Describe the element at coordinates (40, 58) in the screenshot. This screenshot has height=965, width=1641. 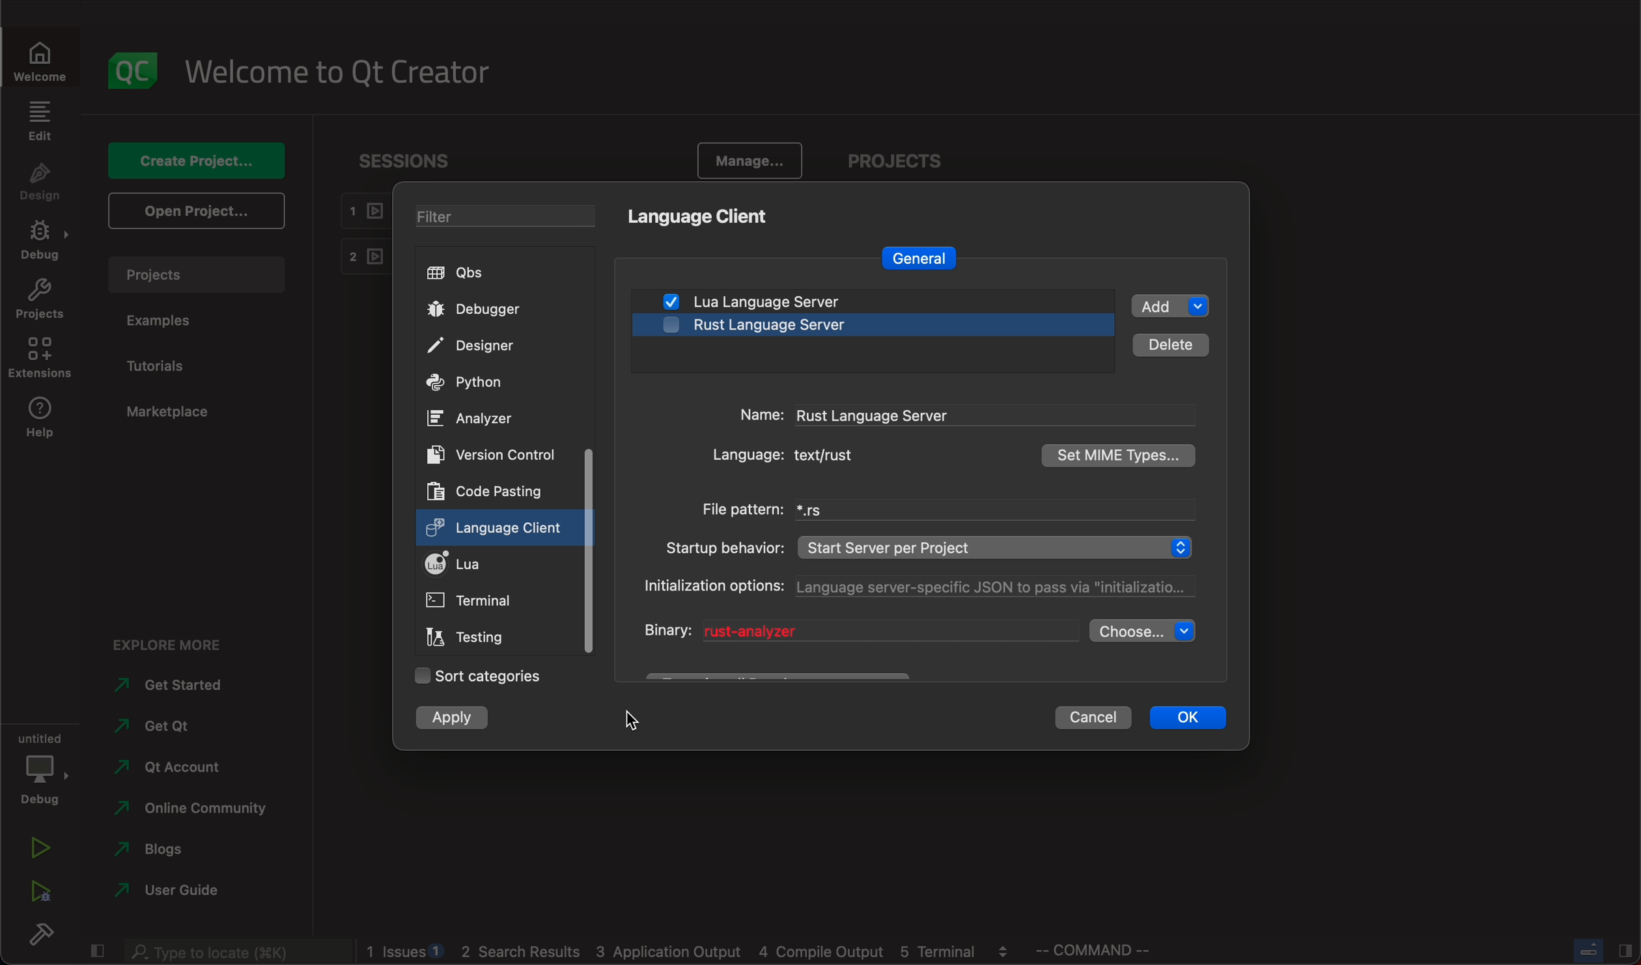
I see `welcome` at that location.